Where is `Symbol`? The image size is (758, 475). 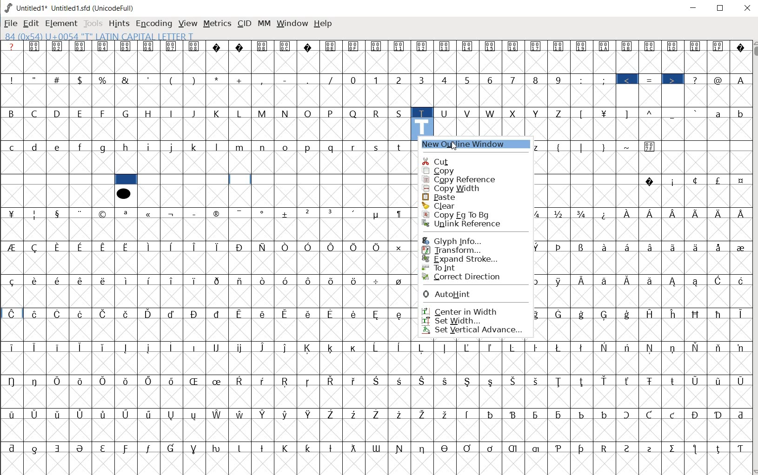 Symbol is located at coordinates (219, 447).